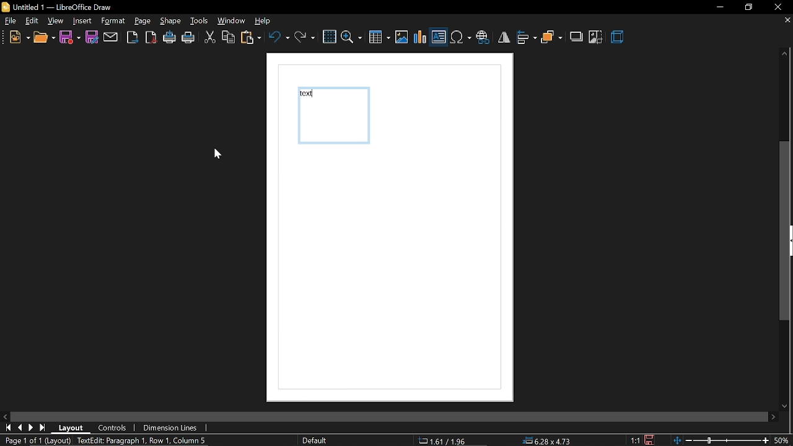  What do you see at coordinates (483, 38) in the screenshot?
I see `insert hyperlink` at bounding box center [483, 38].